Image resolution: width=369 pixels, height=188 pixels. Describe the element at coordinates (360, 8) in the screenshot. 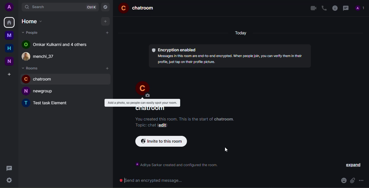

I see `people` at that location.